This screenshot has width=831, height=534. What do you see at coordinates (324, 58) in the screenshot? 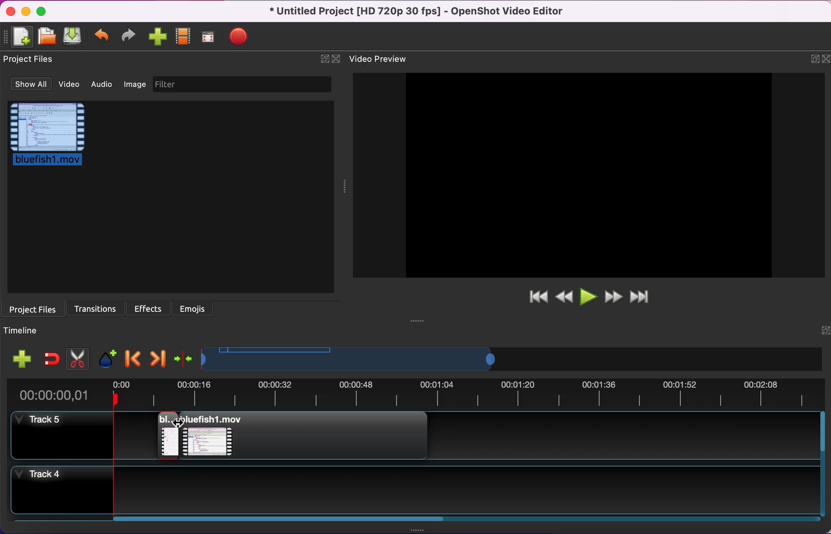
I see `expand/hide` at bounding box center [324, 58].